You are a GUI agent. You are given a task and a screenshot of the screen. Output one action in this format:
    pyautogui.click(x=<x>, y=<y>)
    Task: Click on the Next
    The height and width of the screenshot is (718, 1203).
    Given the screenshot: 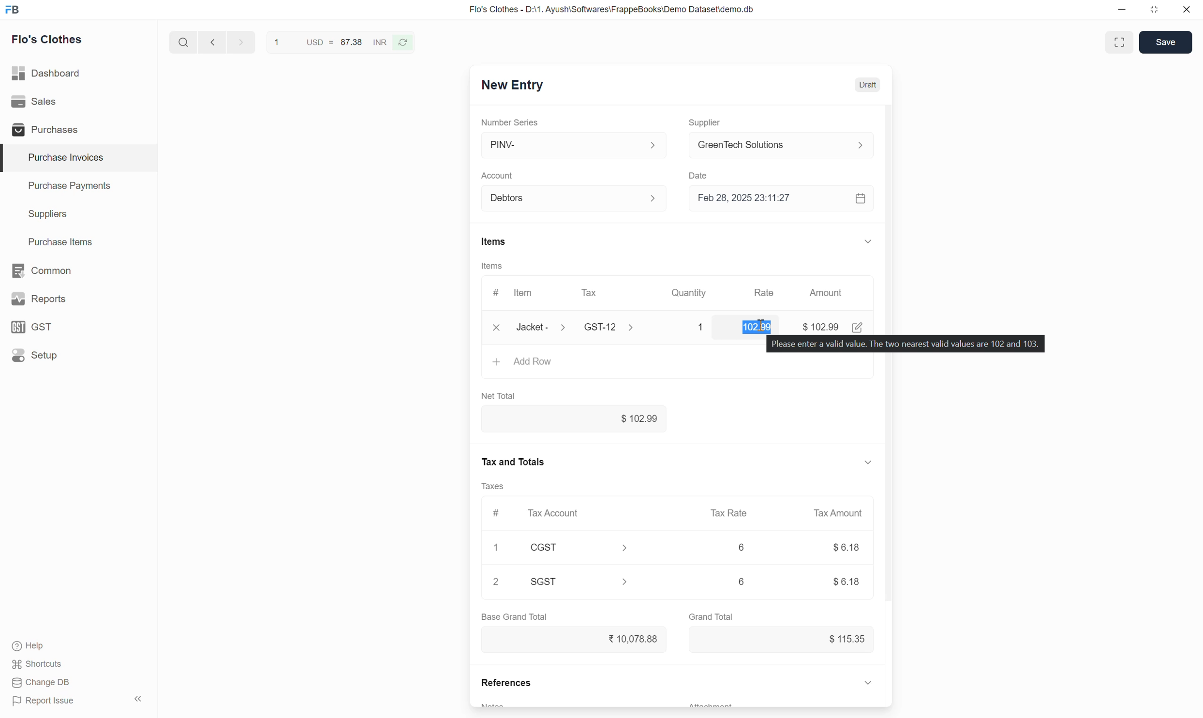 What is the action you would take?
    pyautogui.click(x=242, y=42)
    